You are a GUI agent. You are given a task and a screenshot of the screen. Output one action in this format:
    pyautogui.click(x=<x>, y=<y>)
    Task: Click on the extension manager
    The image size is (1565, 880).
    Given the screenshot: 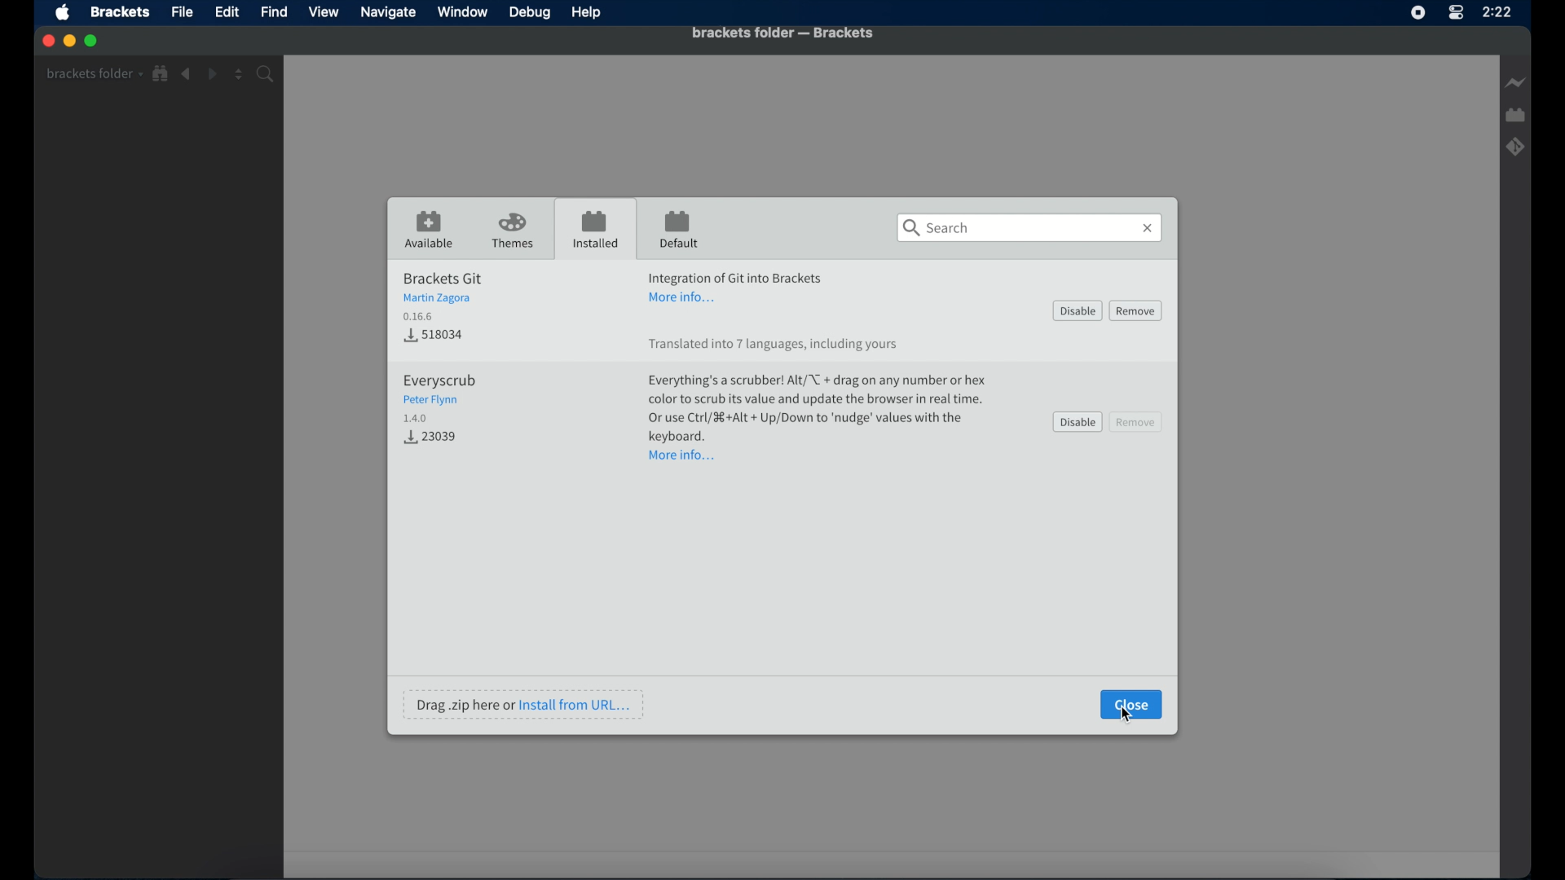 What is the action you would take?
    pyautogui.click(x=1517, y=116)
    